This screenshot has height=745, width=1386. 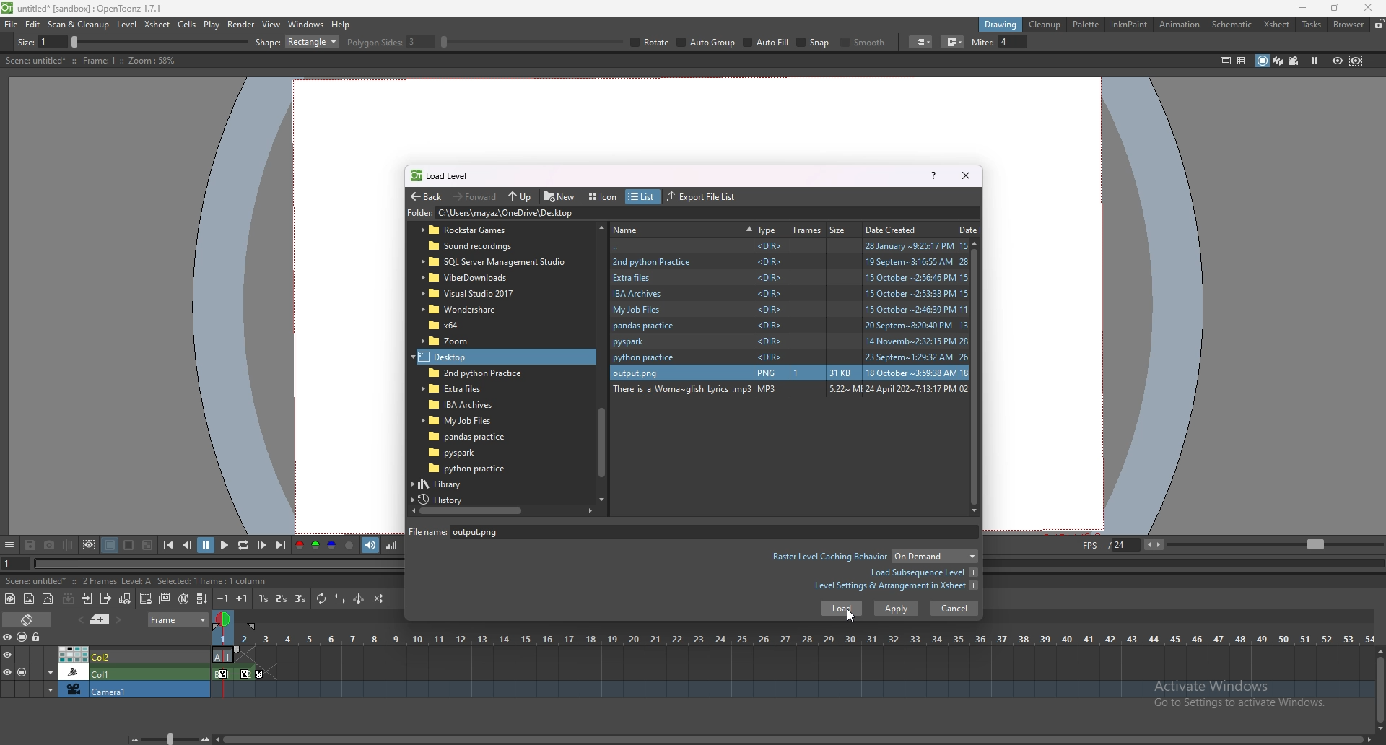 I want to click on camera view, so click(x=1294, y=61).